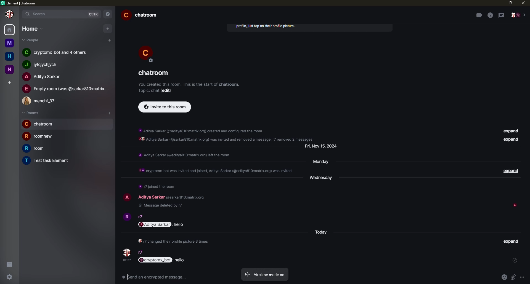 Image resolution: width=530 pixels, height=284 pixels. Describe the element at coordinates (167, 90) in the screenshot. I see `edit` at that location.